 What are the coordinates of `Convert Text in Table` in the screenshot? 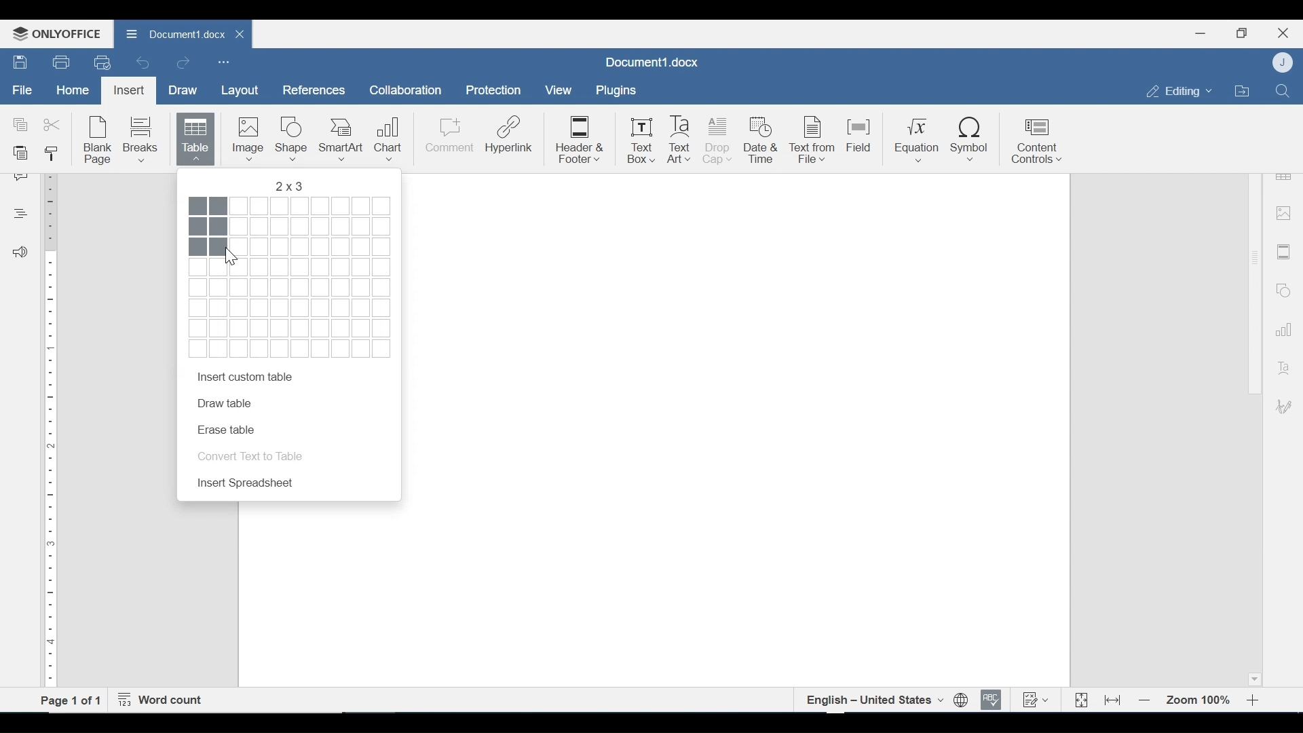 It's located at (255, 457).